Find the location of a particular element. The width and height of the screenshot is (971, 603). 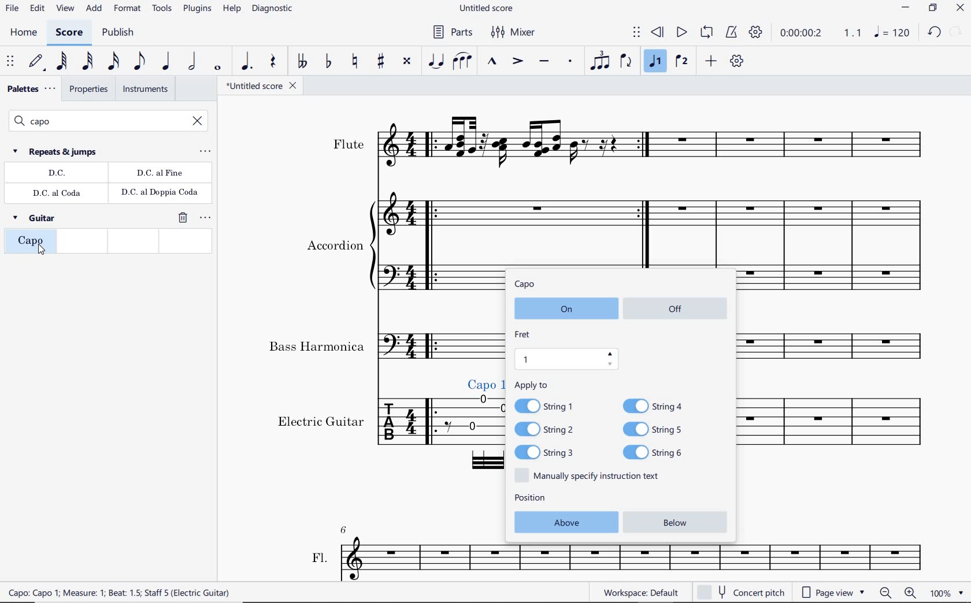

close is located at coordinates (961, 9).